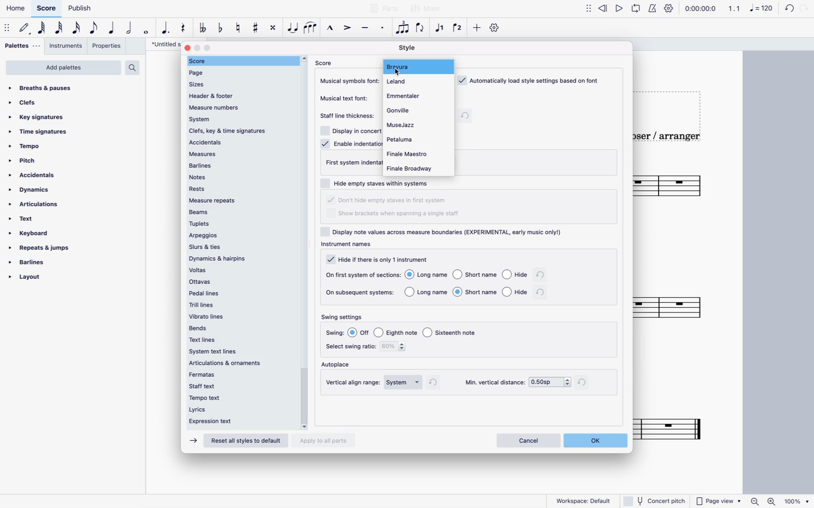 The height and width of the screenshot is (508, 814). Describe the element at coordinates (26, 219) in the screenshot. I see `text` at that location.